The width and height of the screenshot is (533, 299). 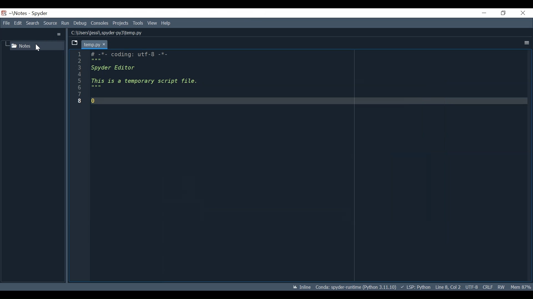 I want to click on 7, so click(x=79, y=94).